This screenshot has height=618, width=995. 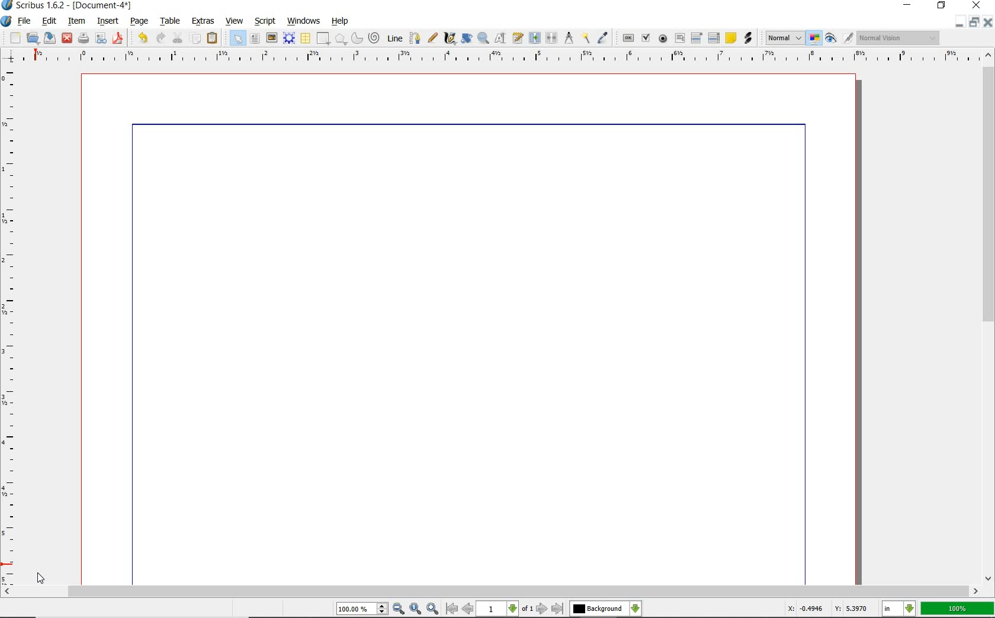 I want to click on pdf list box, so click(x=713, y=39).